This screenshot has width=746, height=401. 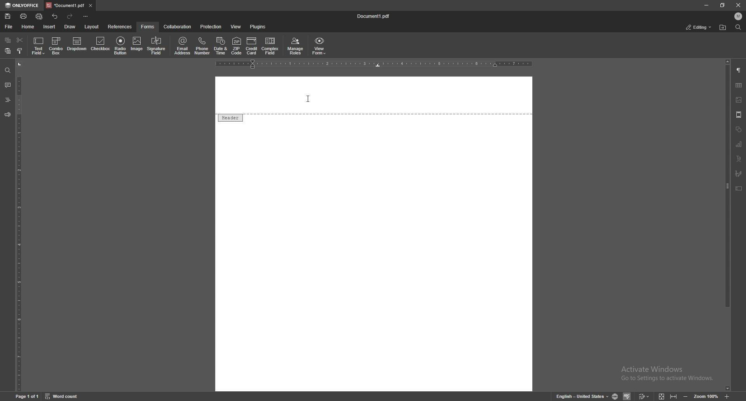 I want to click on resize, so click(x=722, y=5).